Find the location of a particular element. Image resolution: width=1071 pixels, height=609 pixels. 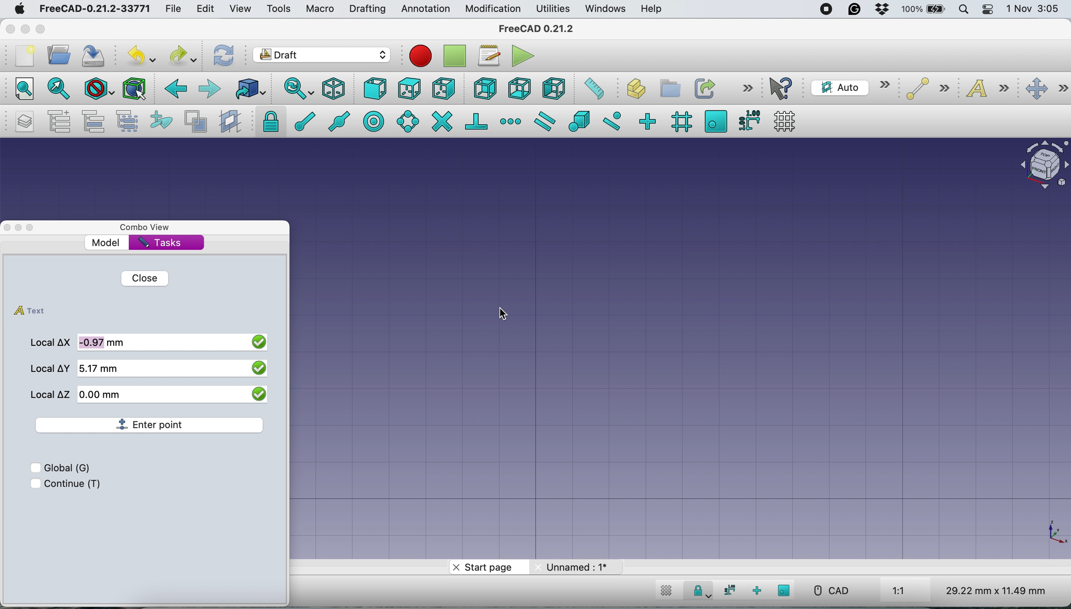

spotlight search is located at coordinates (962, 9).